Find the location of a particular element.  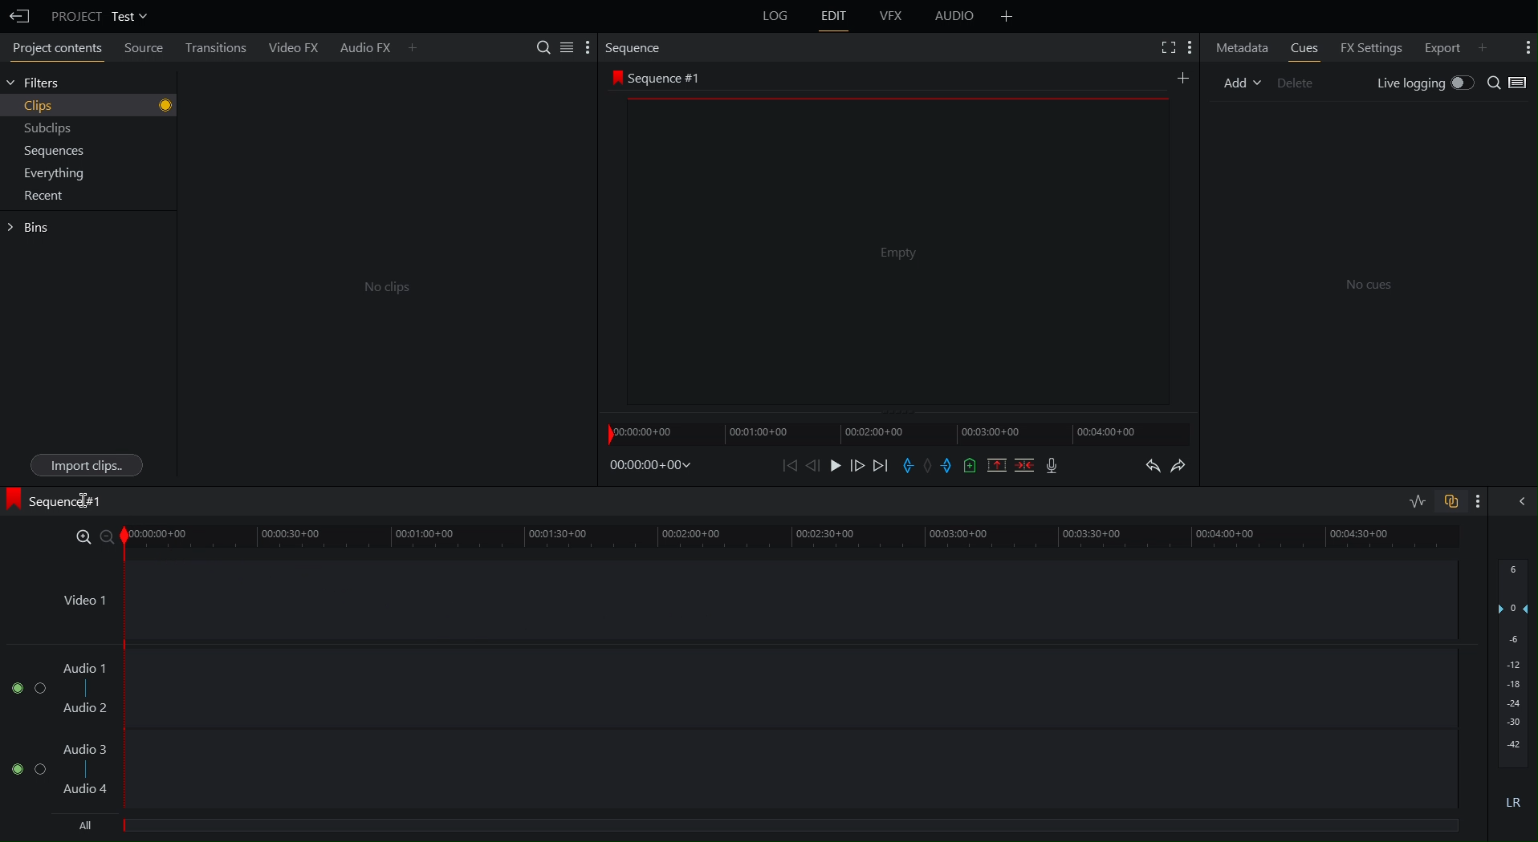

Remove marked section is located at coordinates (998, 464).